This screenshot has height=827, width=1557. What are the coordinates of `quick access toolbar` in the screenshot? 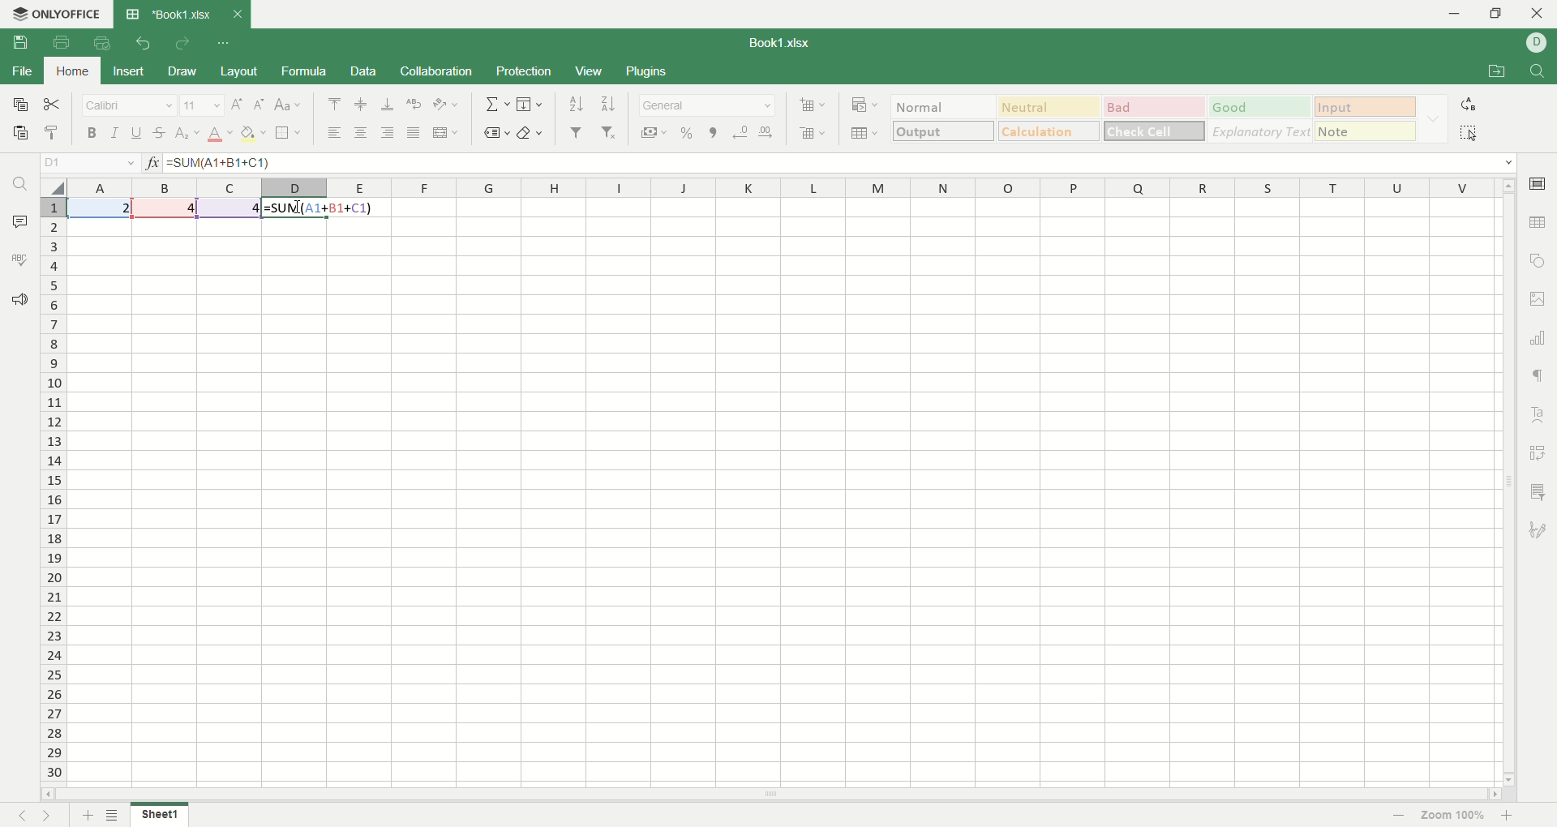 It's located at (225, 43).